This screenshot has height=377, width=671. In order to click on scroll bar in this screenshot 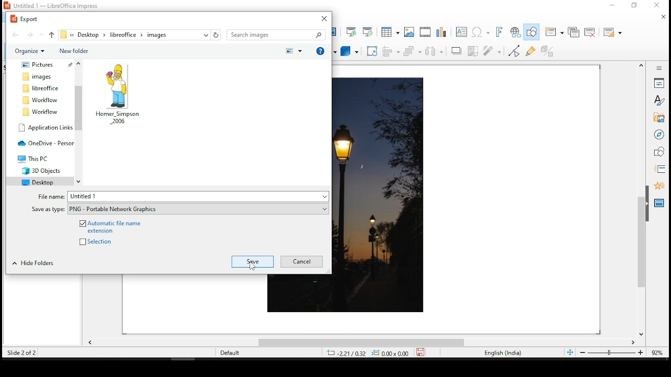, I will do `click(360, 344)`.